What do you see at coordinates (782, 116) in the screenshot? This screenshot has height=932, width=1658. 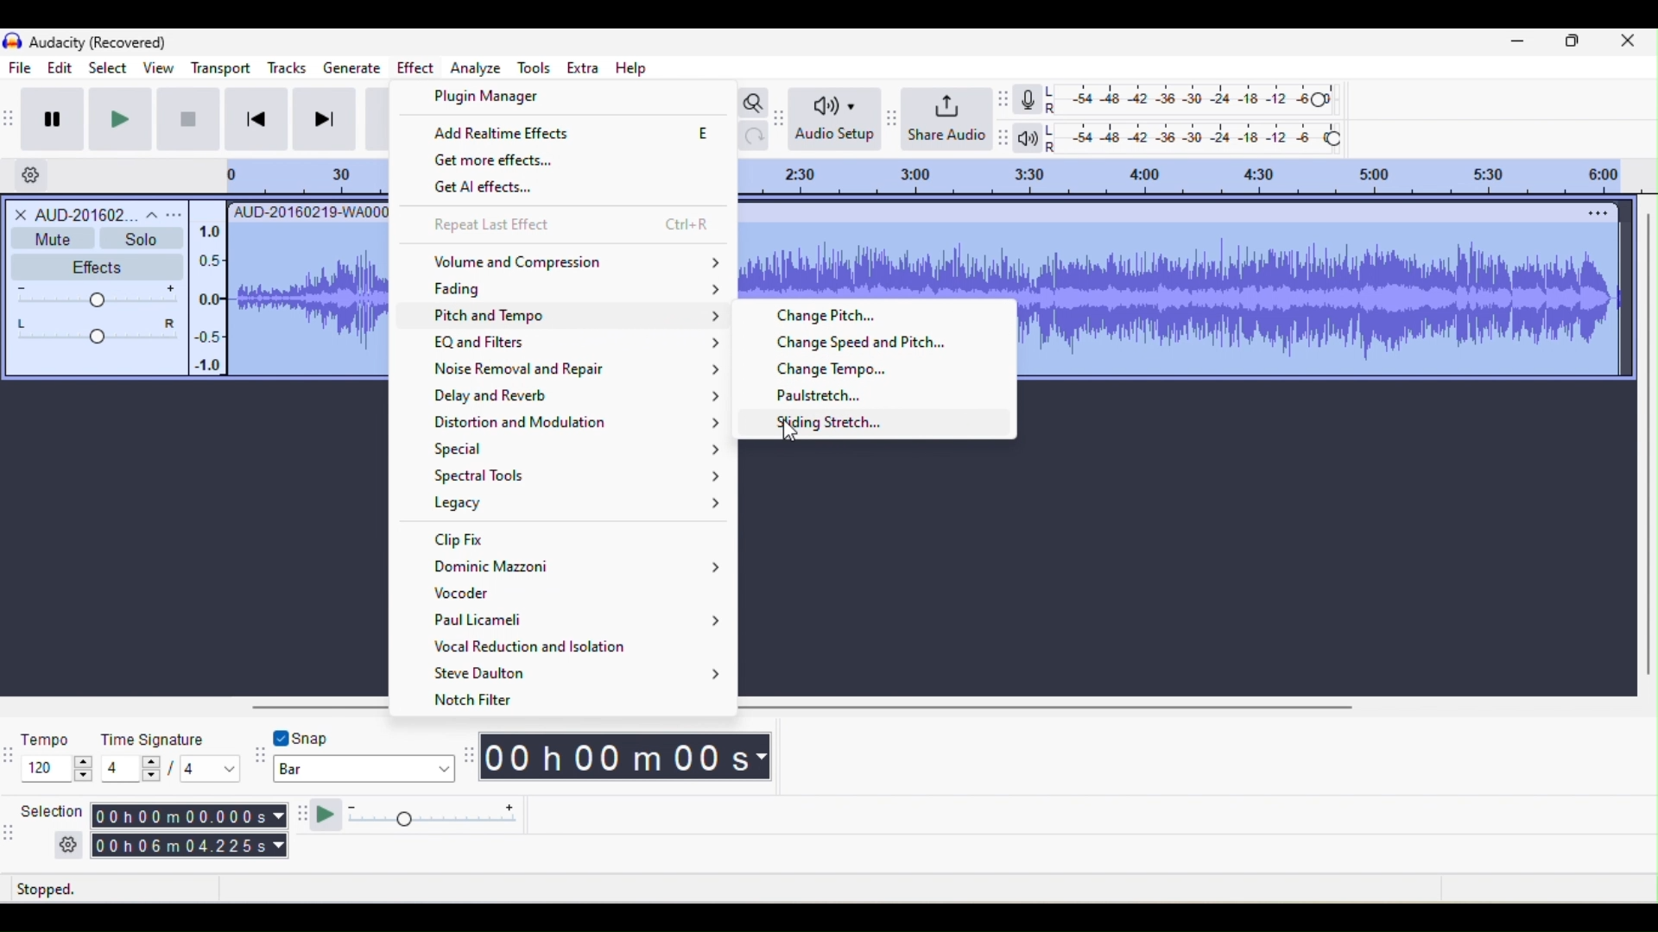 I see `audacity audio setup` at bounding box center [782, 116].